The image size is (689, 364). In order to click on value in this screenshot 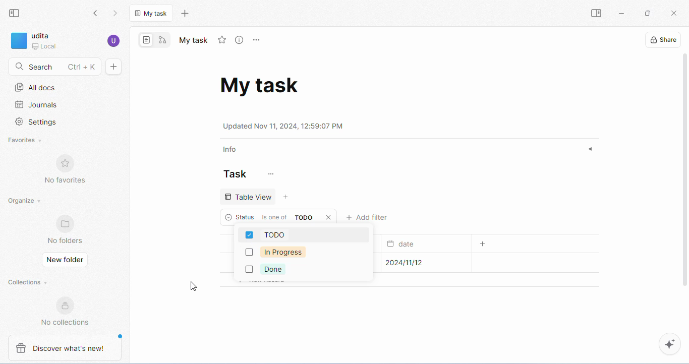, I will do `click(303, 217)`.